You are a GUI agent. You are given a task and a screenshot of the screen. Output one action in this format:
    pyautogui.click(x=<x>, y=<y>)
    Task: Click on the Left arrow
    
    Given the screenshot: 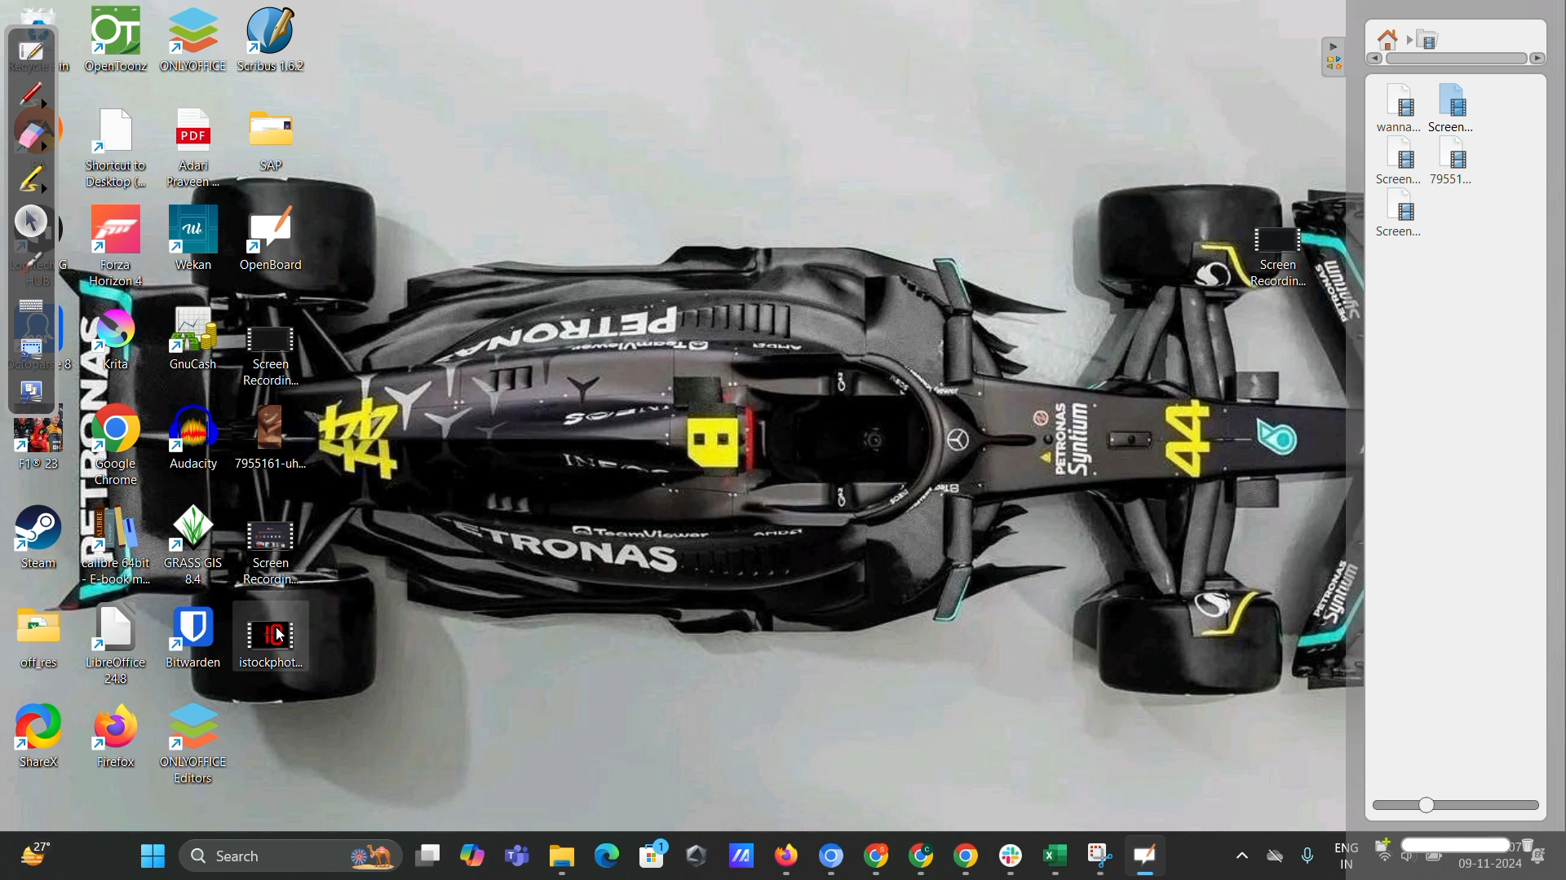 What is the action you would take?
    pyautogui.click(x=1374, y=59)
    